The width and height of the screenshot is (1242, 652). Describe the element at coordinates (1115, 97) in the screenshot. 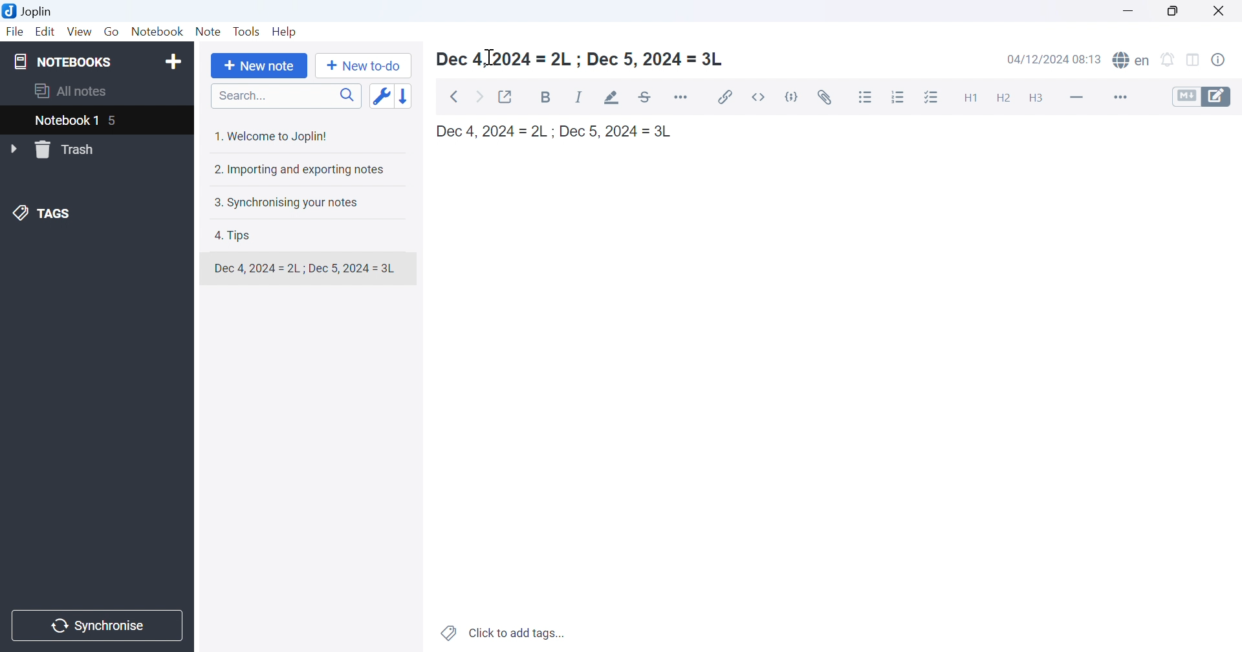

I see `More` at that location.